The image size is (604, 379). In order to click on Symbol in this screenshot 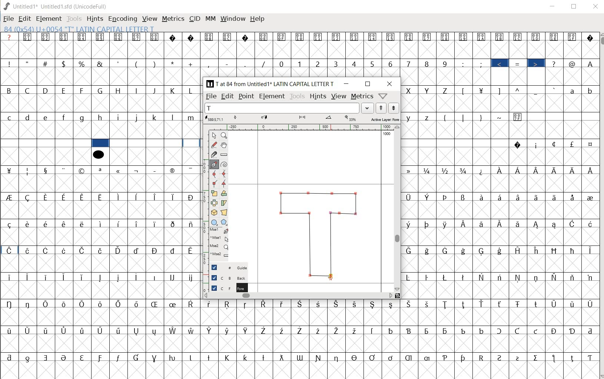, I will do `click(482, 277)`.